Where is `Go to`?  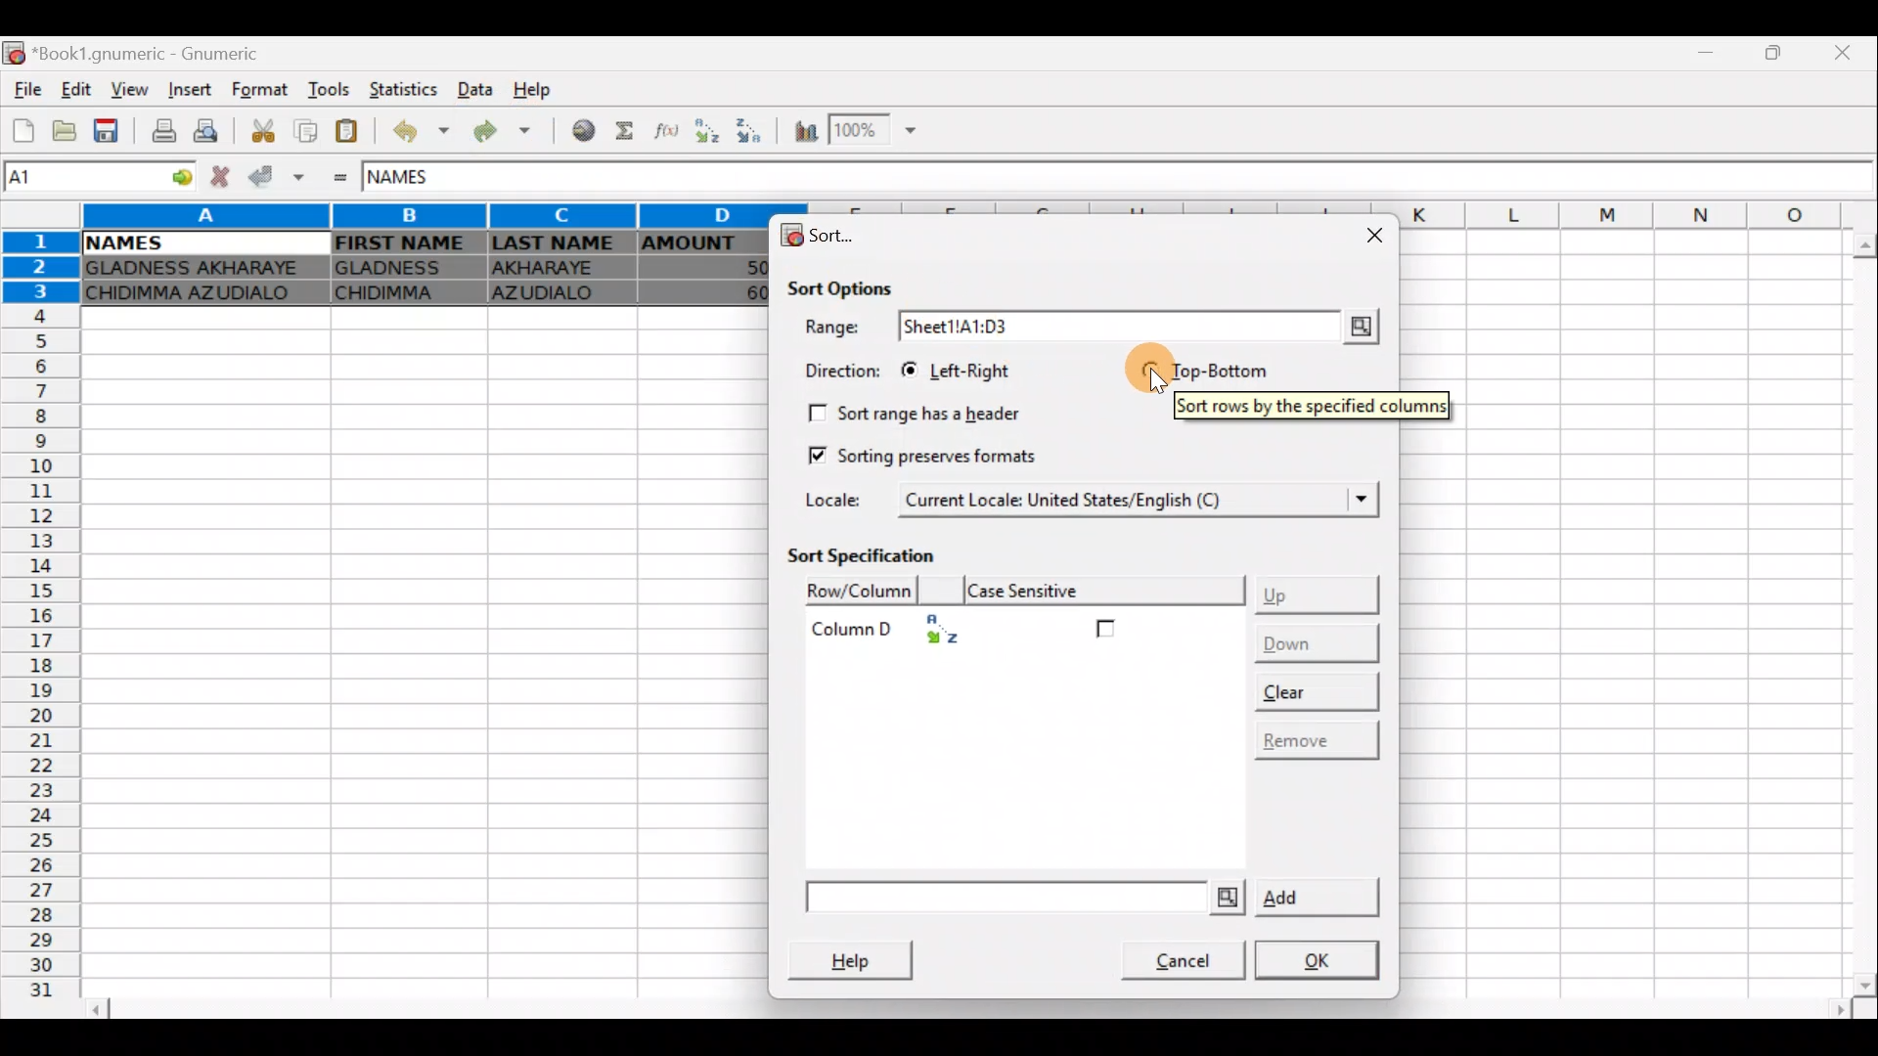 Go to is located at coordinates (175, 179).